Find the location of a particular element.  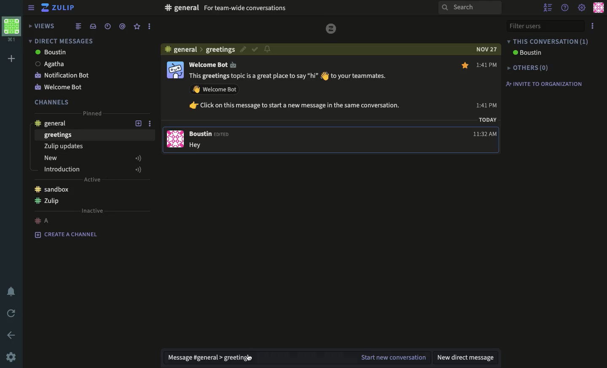

add workspace  is located at coordinates (12, 59).